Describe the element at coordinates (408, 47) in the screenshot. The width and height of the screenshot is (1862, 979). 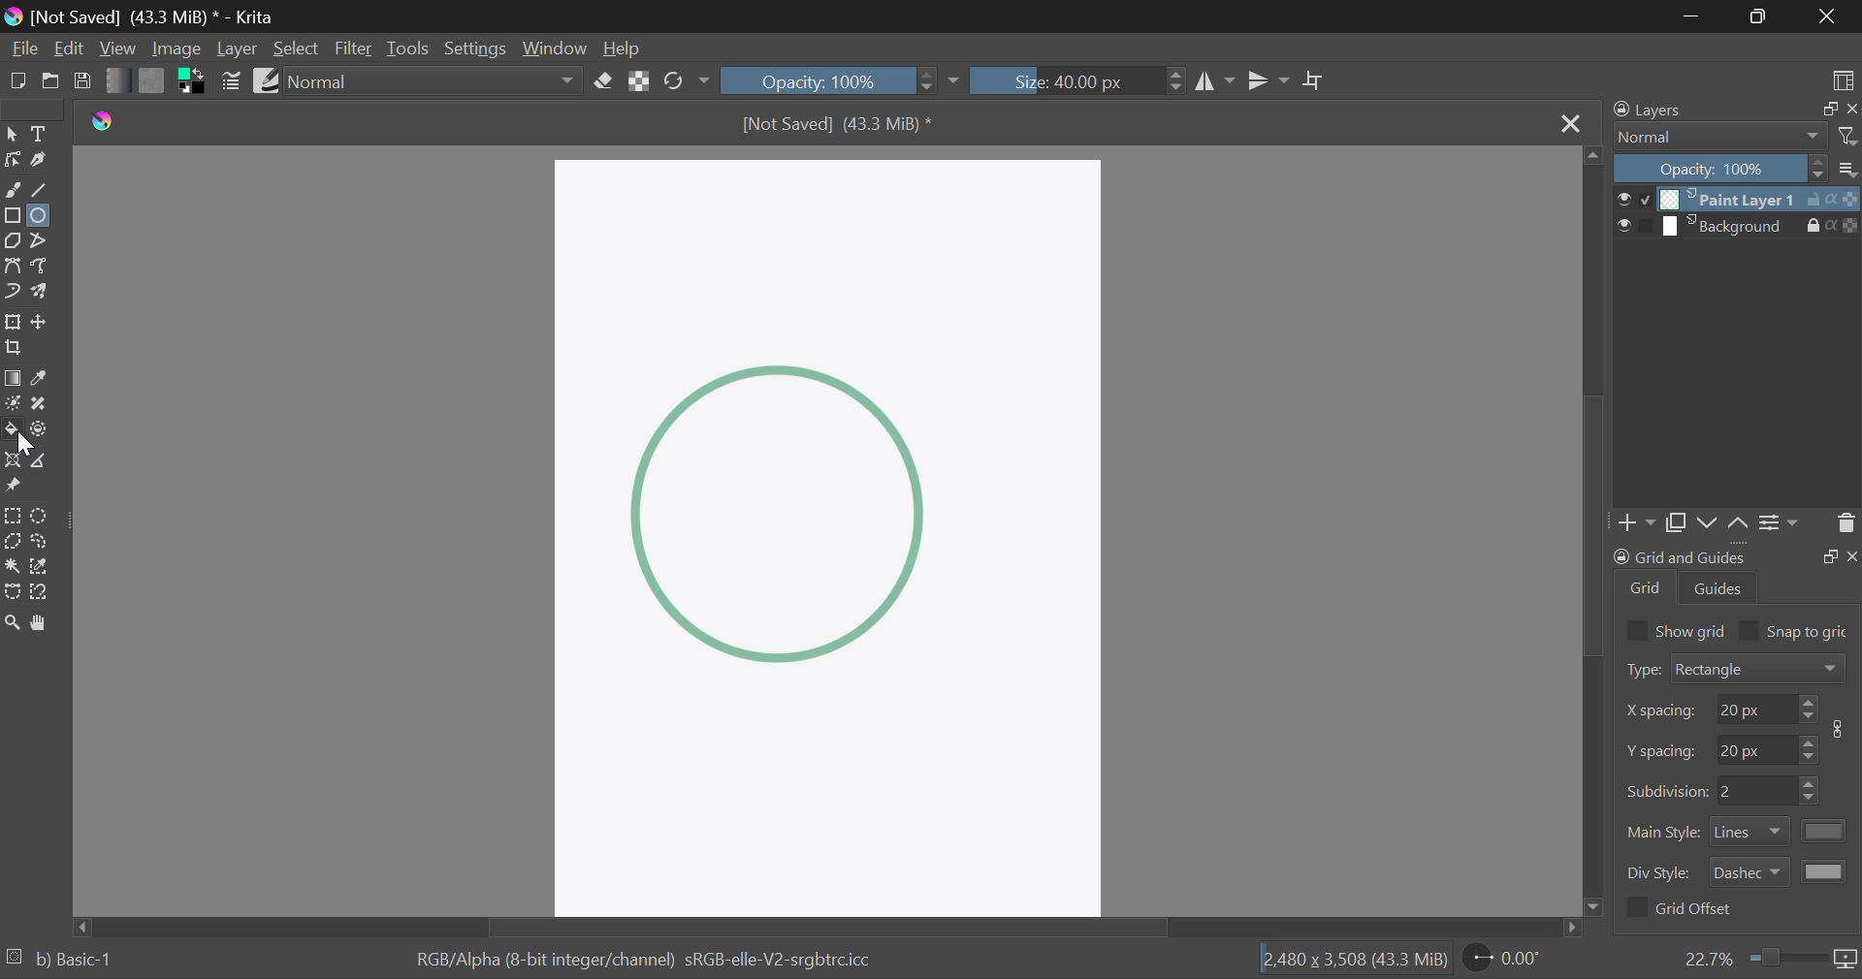
I see `Tools` at that location.